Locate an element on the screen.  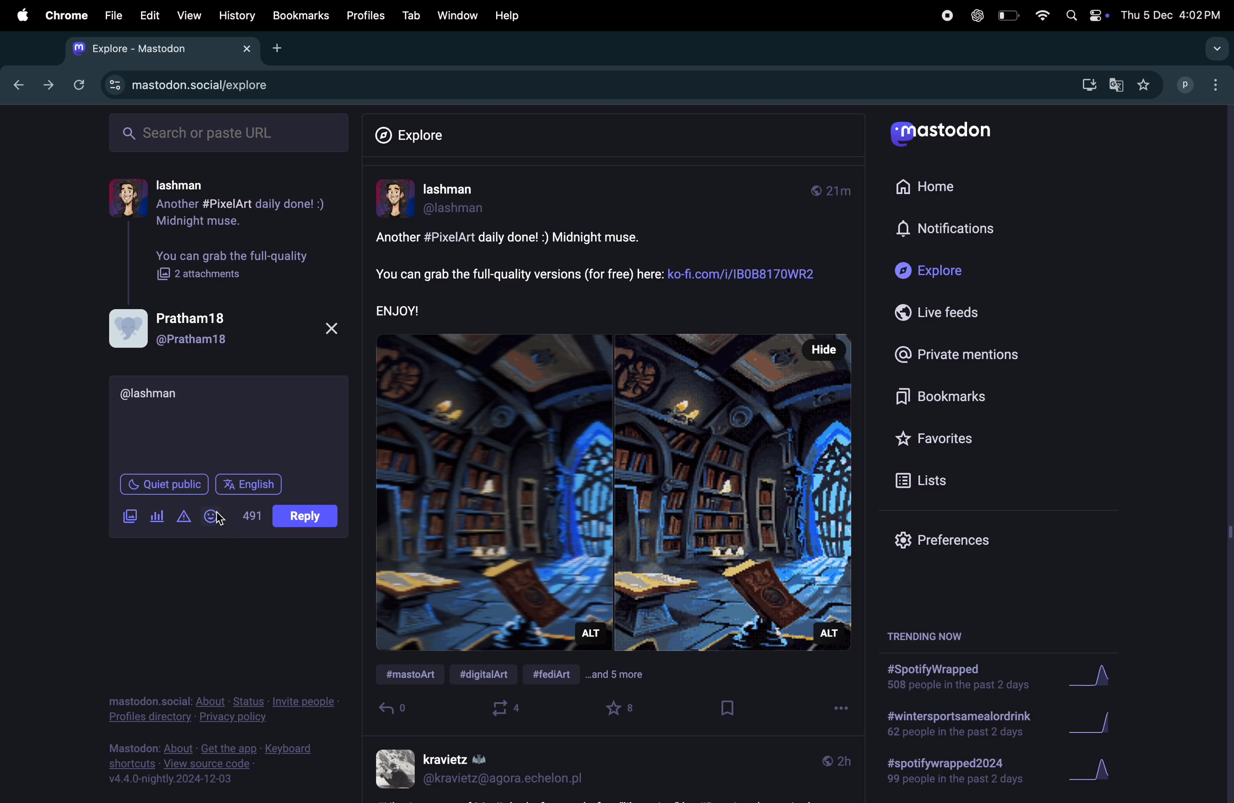
Live feeds is located at coordinates (955, 313).